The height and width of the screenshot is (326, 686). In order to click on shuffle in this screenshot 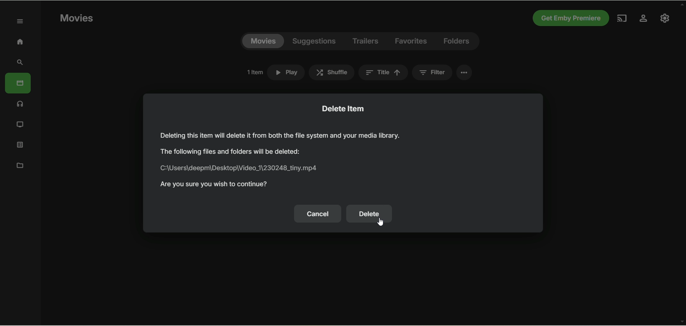, I will do `click(332, 72)`.